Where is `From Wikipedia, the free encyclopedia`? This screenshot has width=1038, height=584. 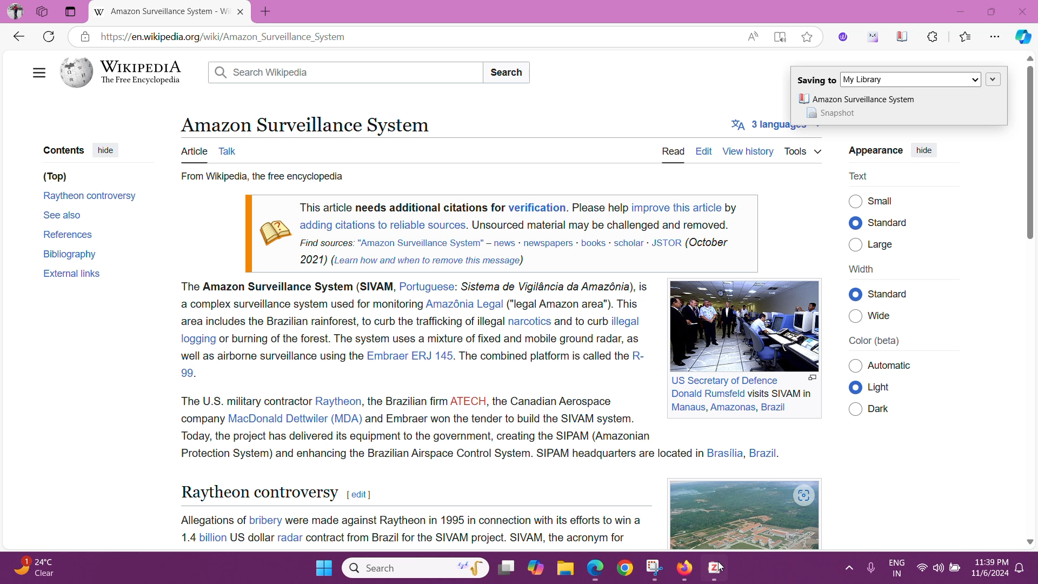 From Wikipedia, the free encyclopedia is located at coordinates (261, 177).